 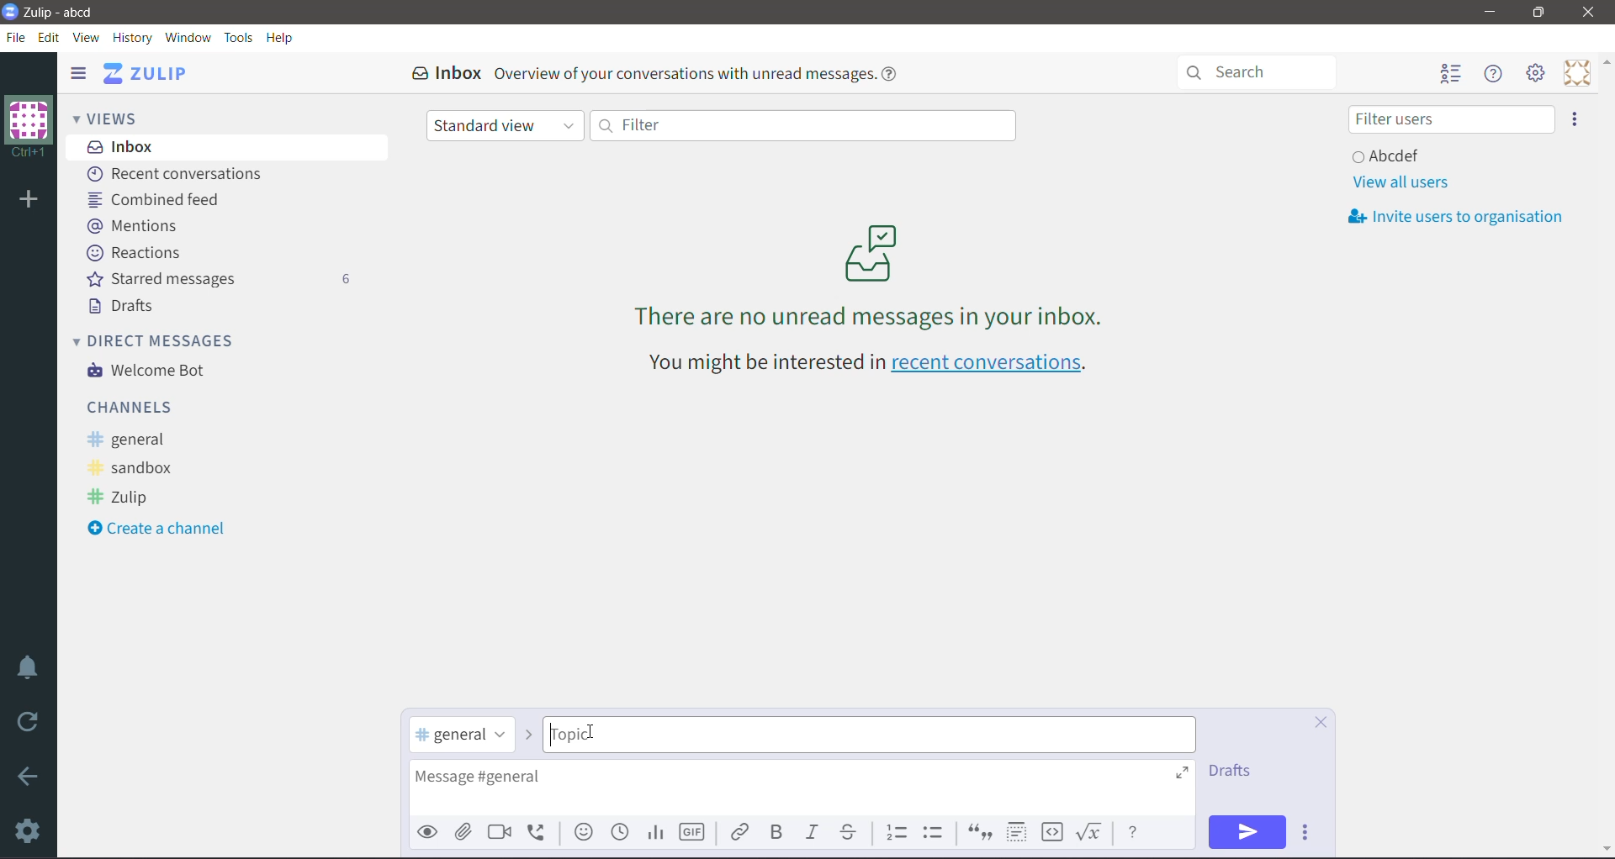 I want to click on Link, so click(x=739, y=830).